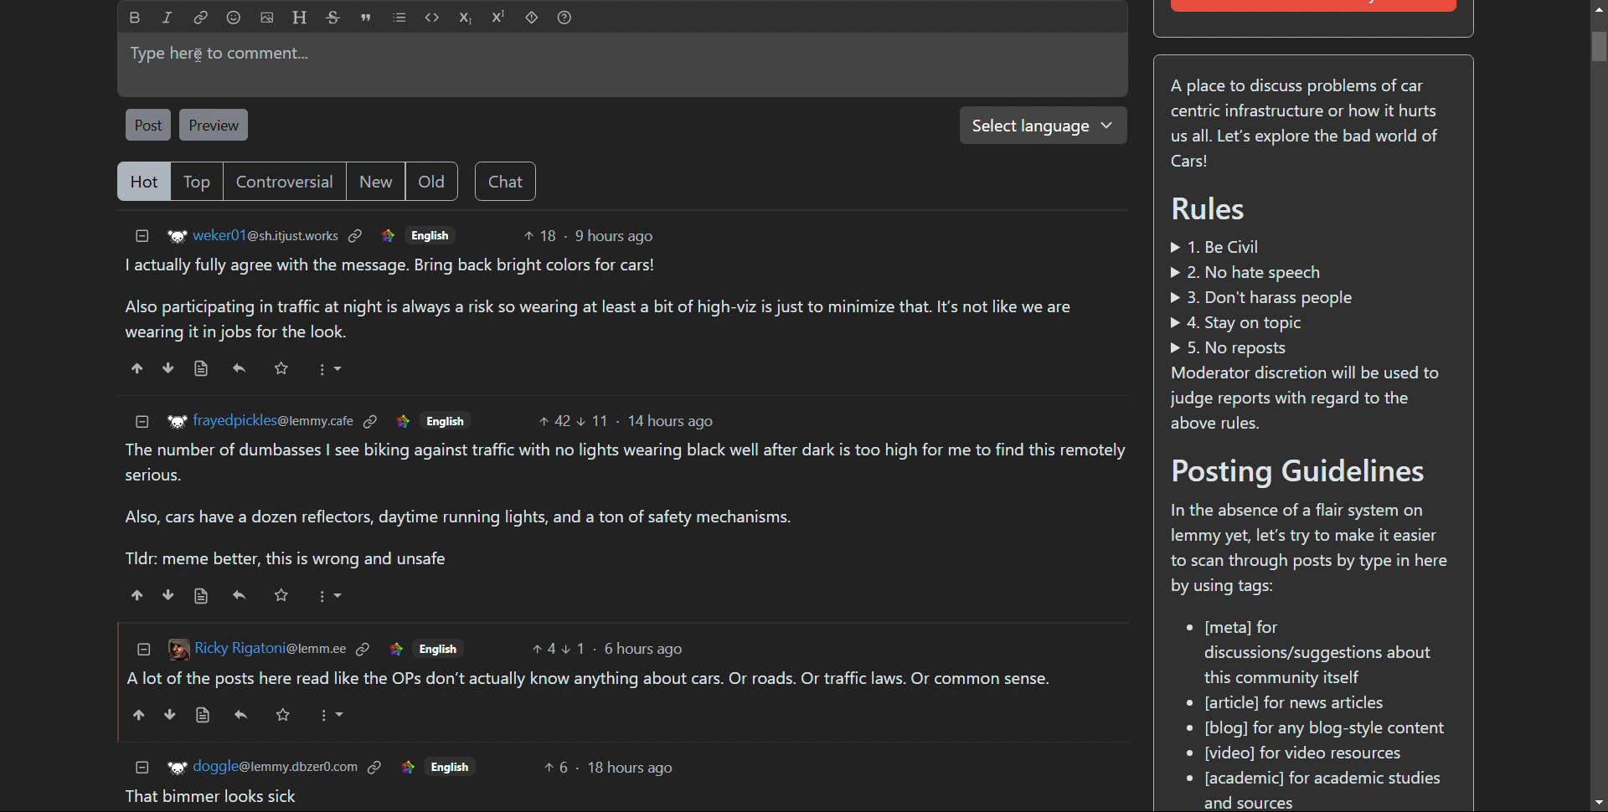  Describe the element at coordinates (167, 18) in the screenshot. I see `italic` at that location.